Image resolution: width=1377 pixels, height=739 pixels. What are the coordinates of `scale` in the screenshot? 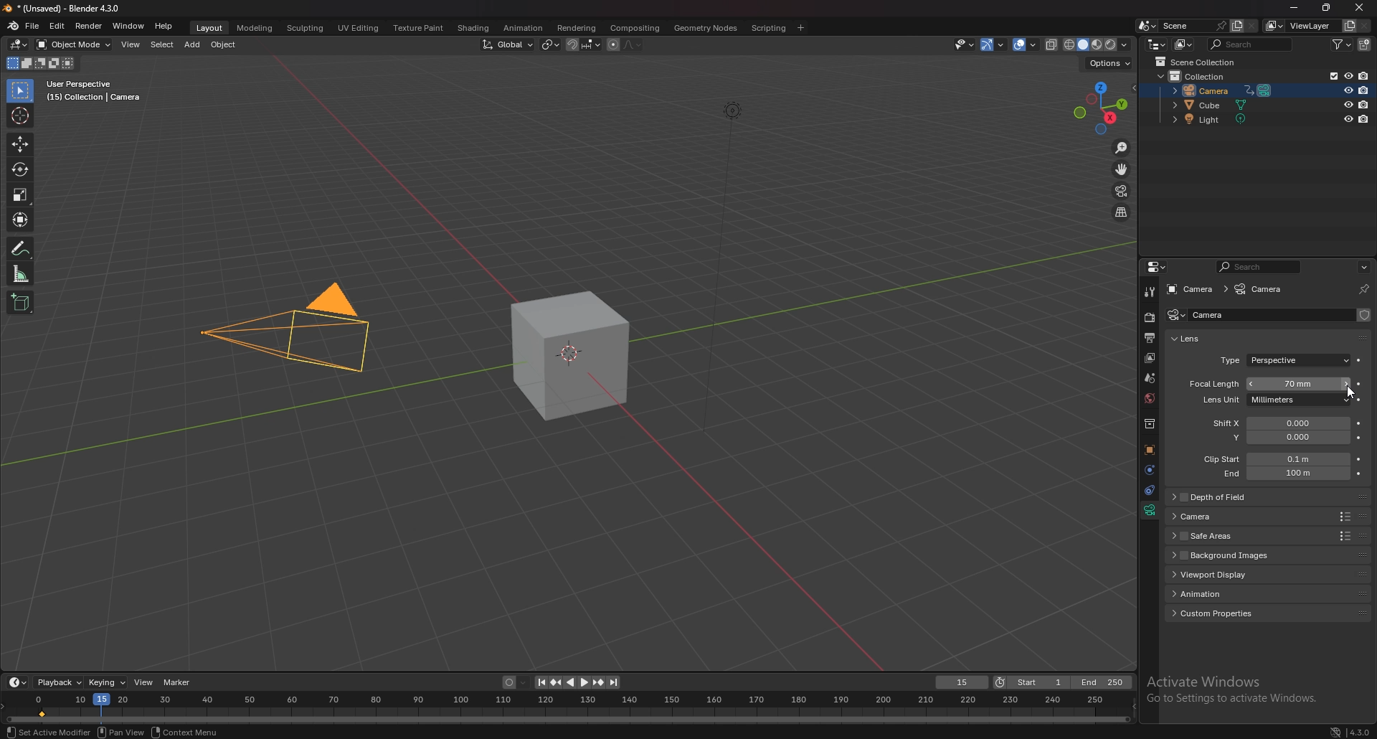 It's located at (22, 194).